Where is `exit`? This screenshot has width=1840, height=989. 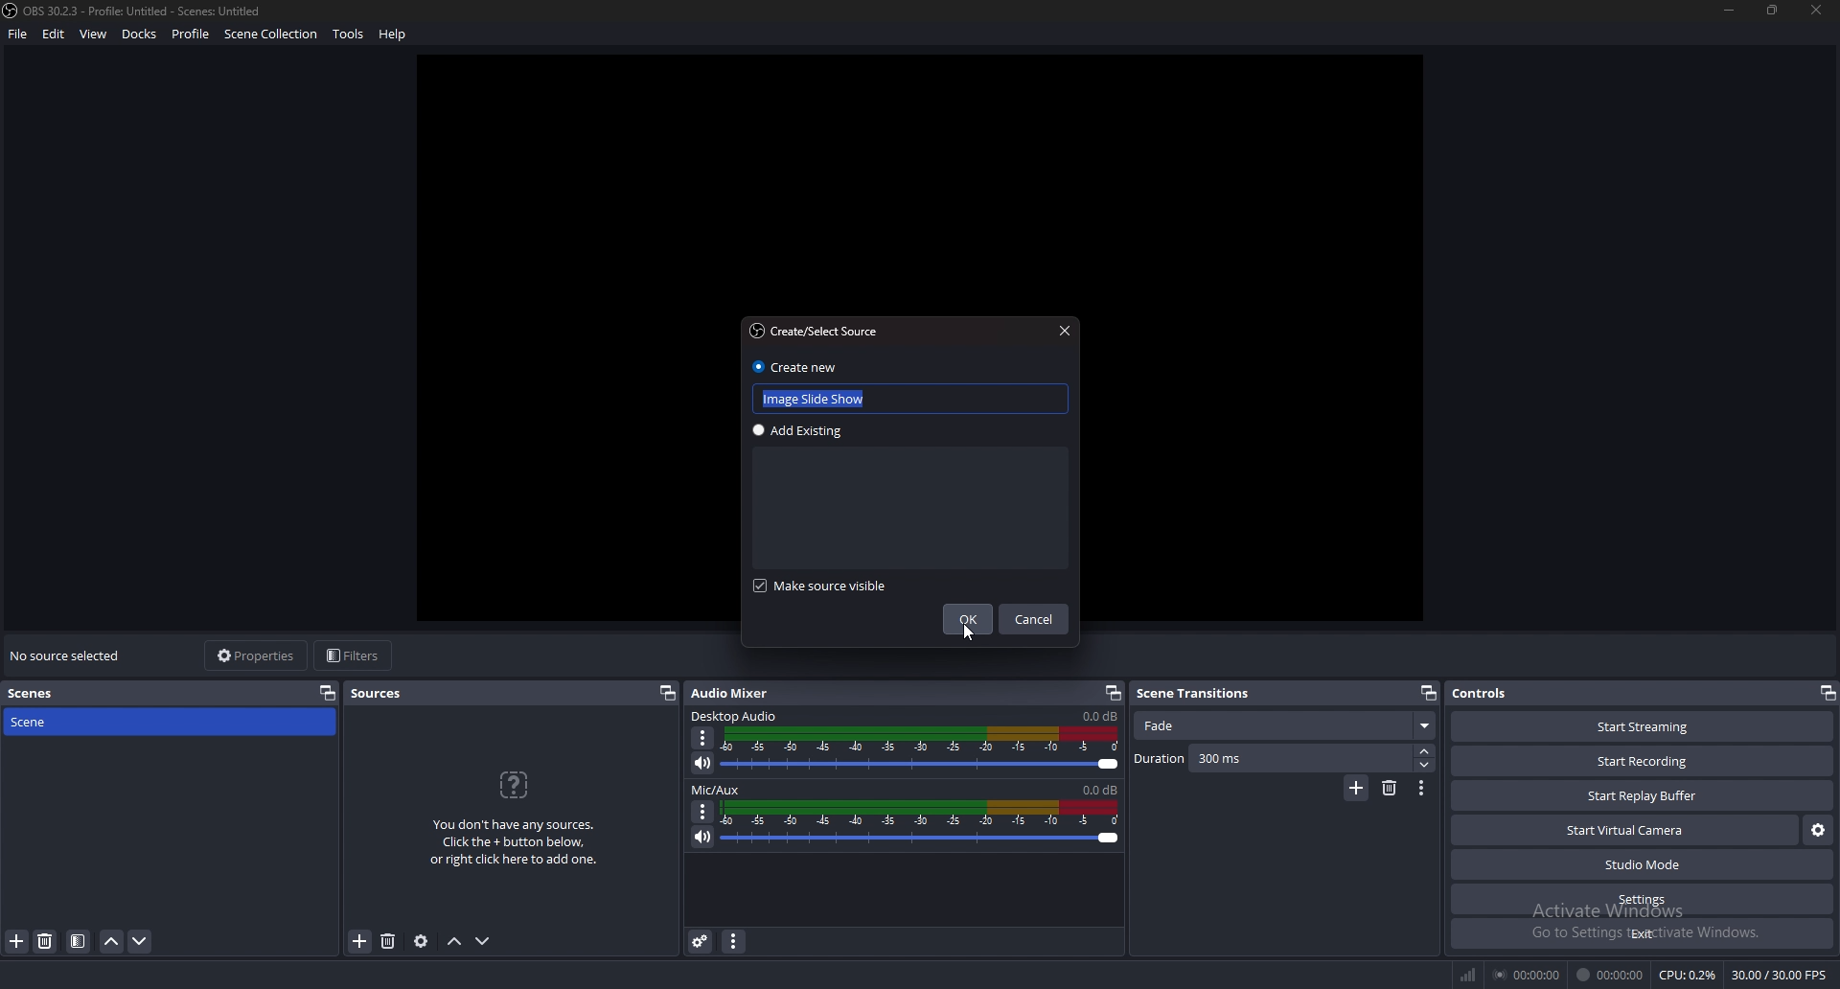
exit is located at coordinates (1641, 933).